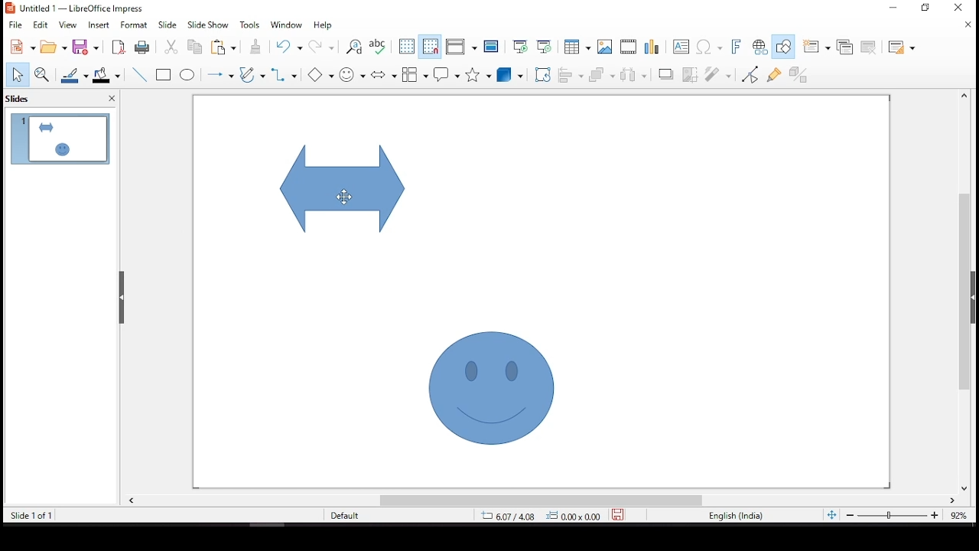 The image size is (979, 551). I want to click on lines and arrows, so click(223, 74).